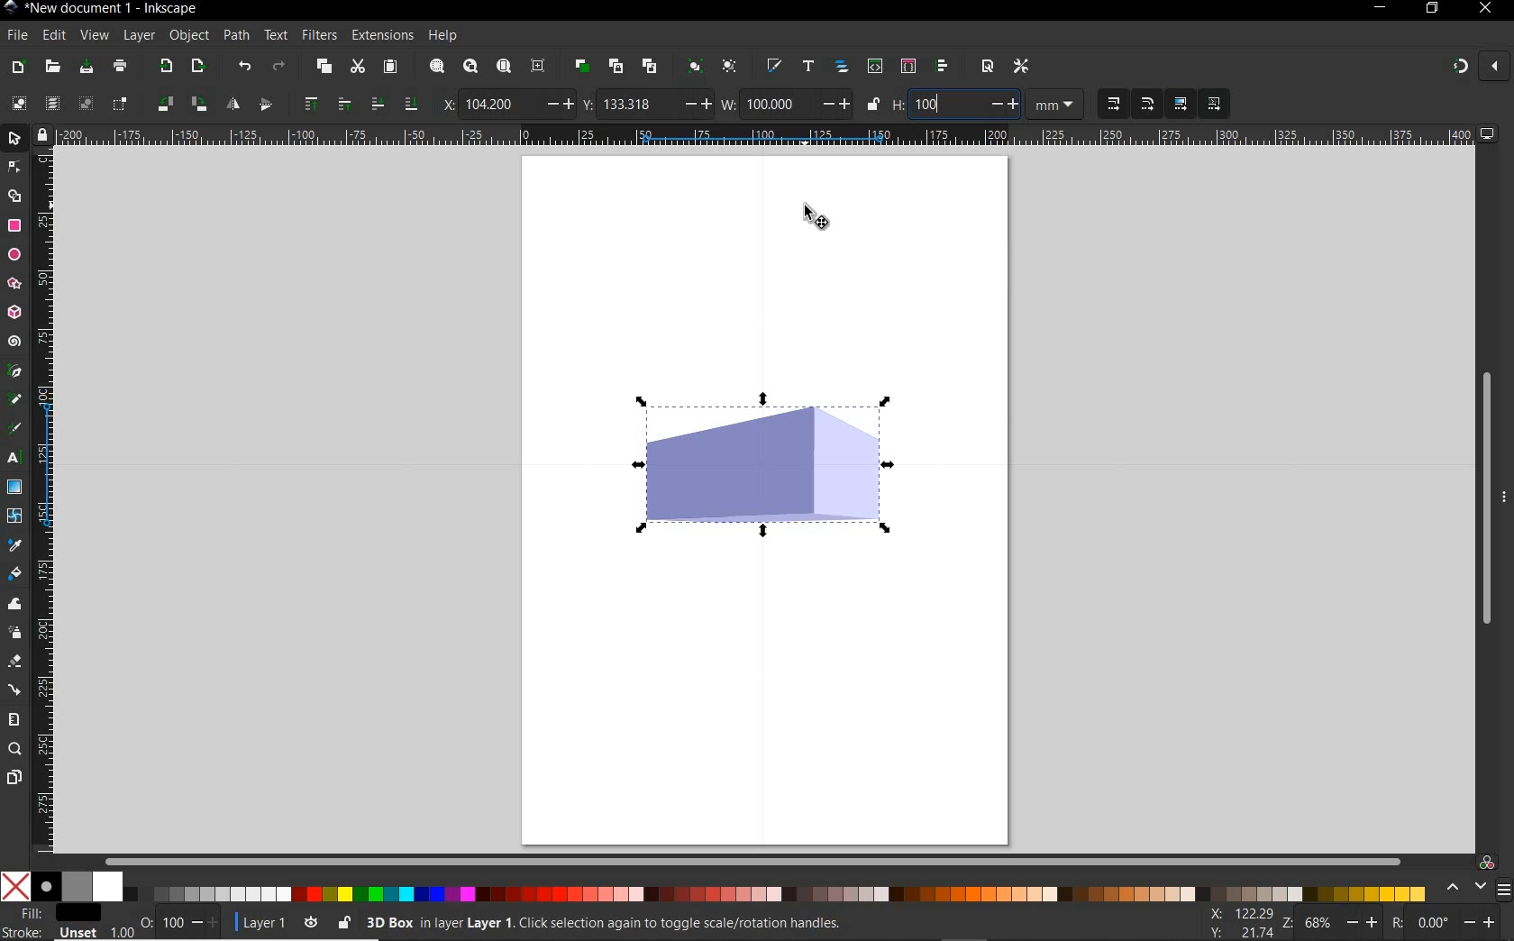  Describe the element at coordinates (580, 67) in the screenshot. I see `duplicate` at that location.